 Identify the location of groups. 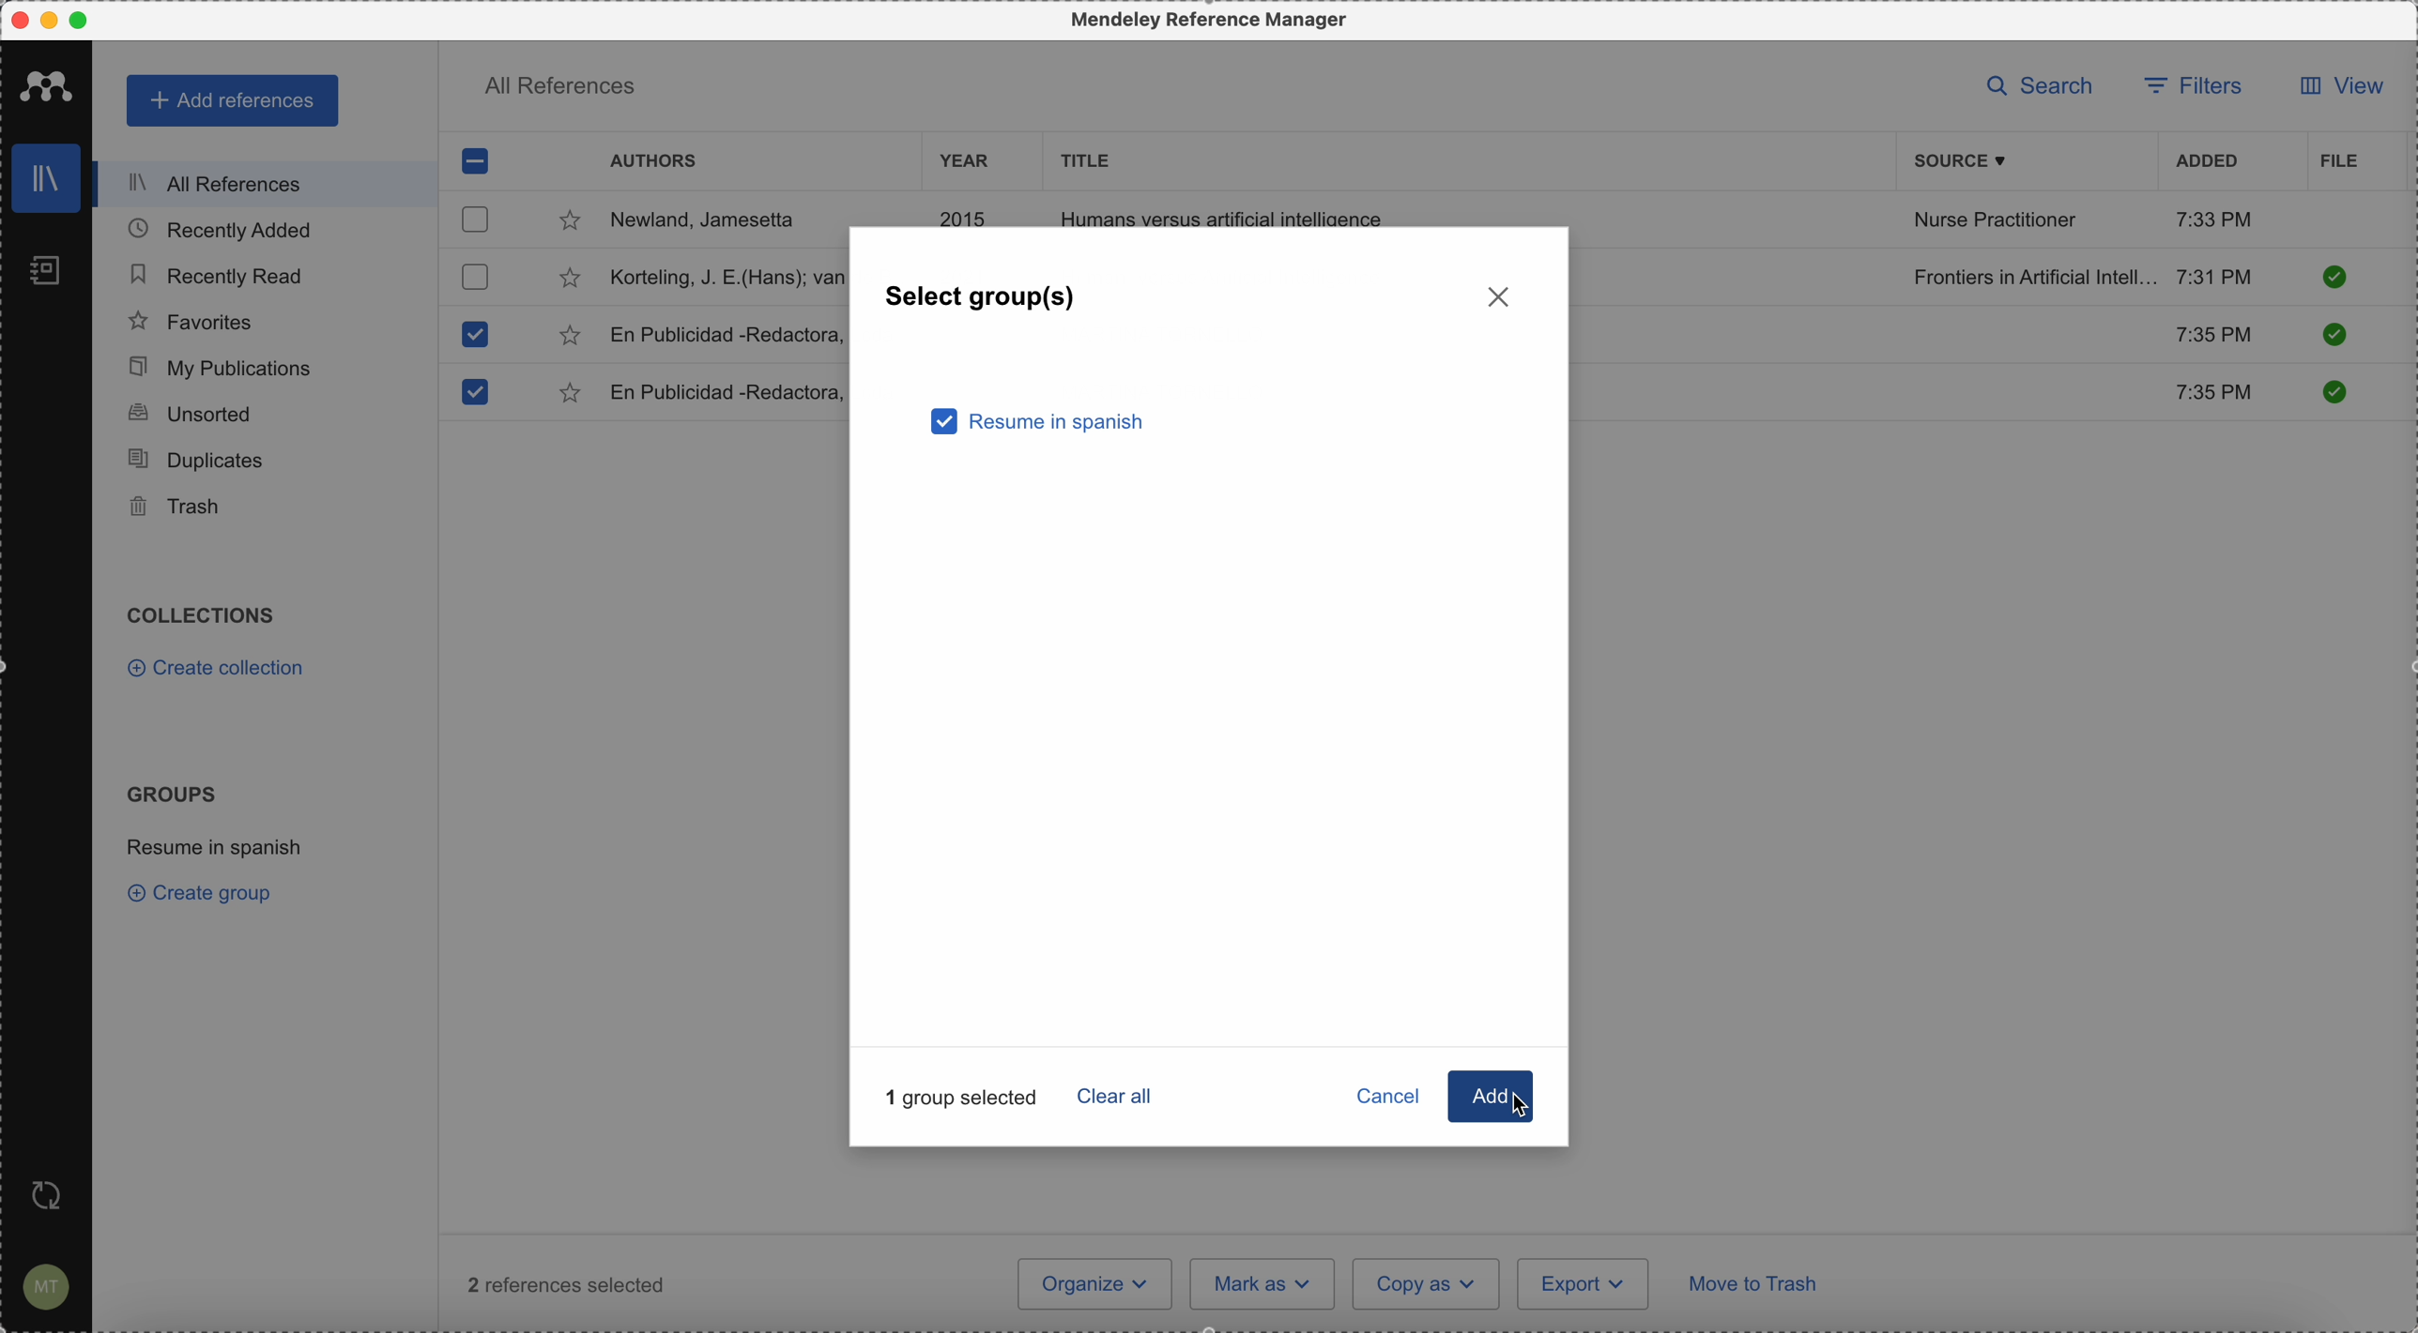
(171, 792).